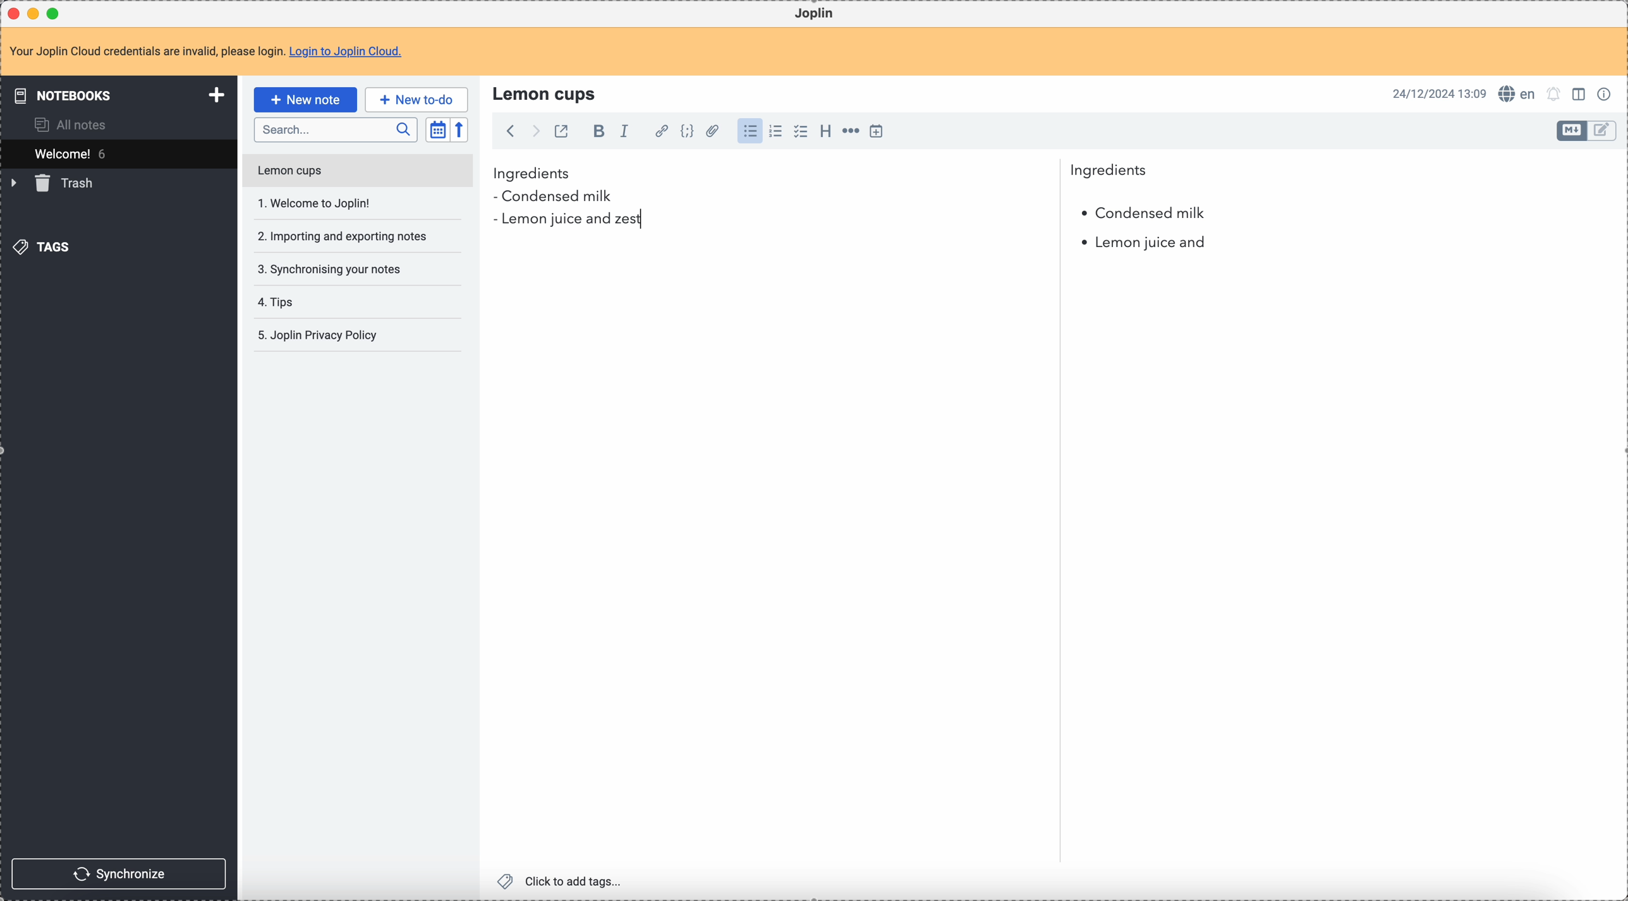 This screenshot has height=901, width=1628. What do you see at coordinates (876, 131) in the screenshot?
I see `insert time` at bounding box center [876, 131].